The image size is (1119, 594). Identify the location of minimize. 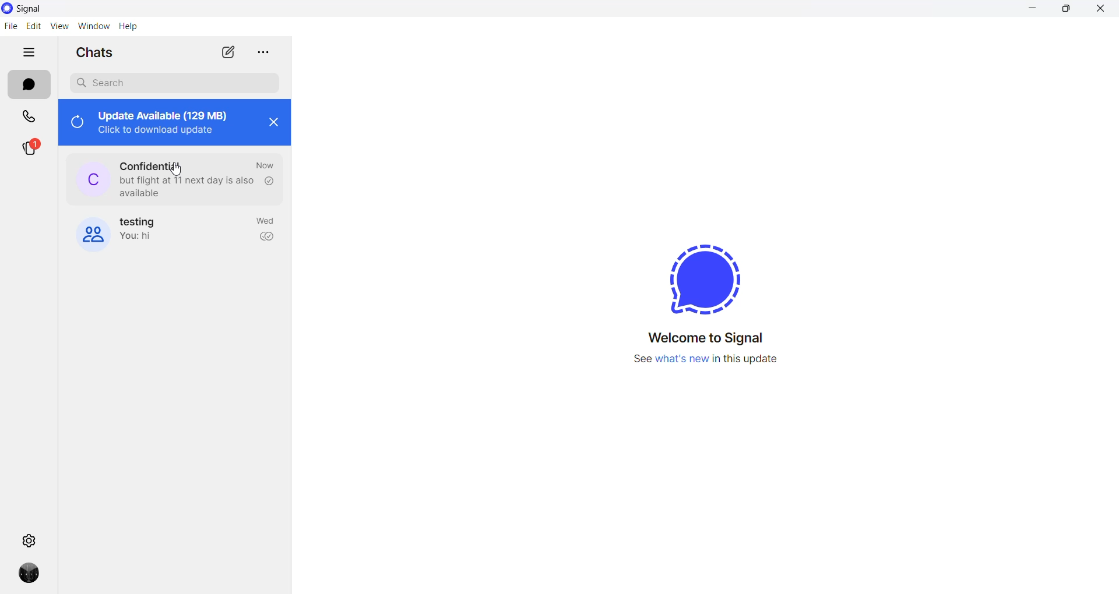
(1037, 10).